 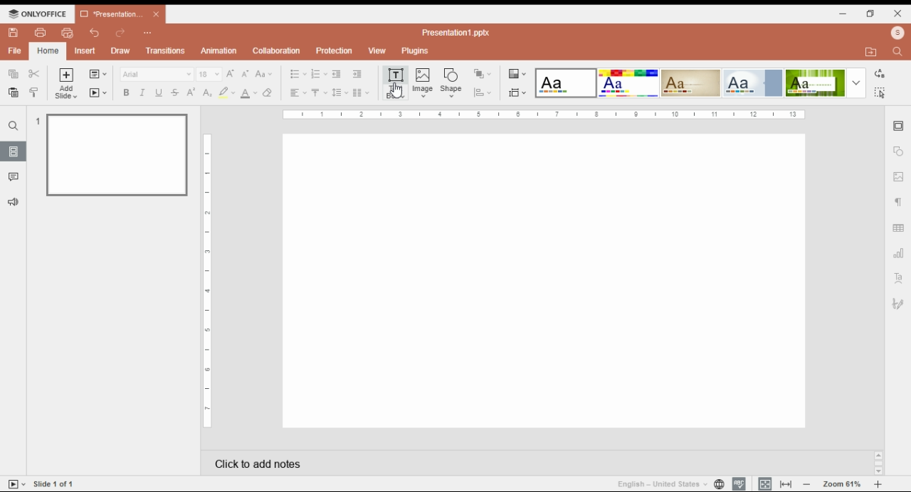 What do you see at coordinates (38, 14) in the screenshot?
I see `ONLYOFFICE` at bounding box center [38, 14].